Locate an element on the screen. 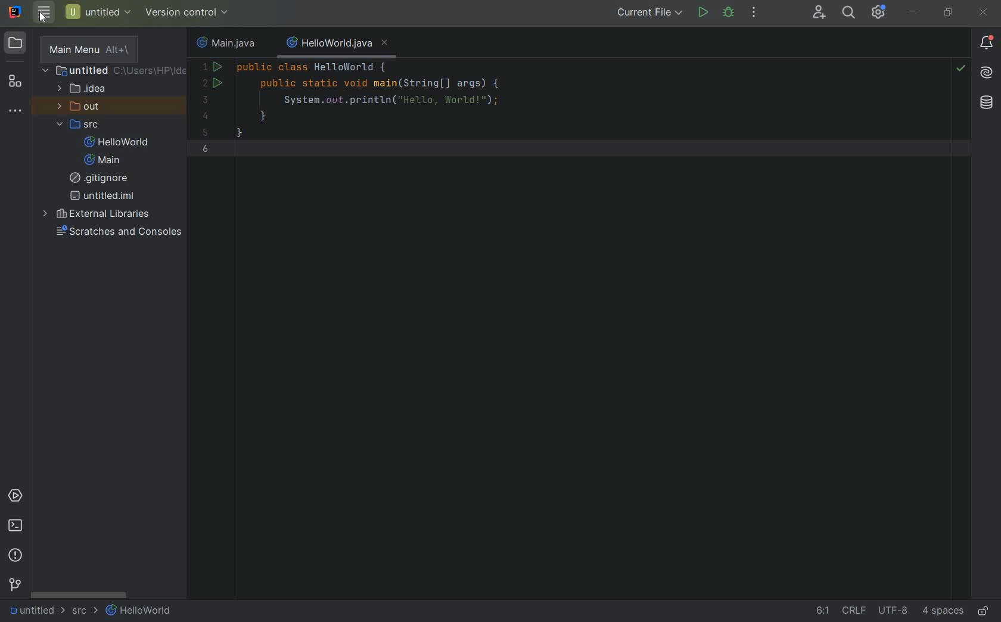 This screenshot has width=1001, height=622. UNTITLED.iml is located at coordinates (102, 197).